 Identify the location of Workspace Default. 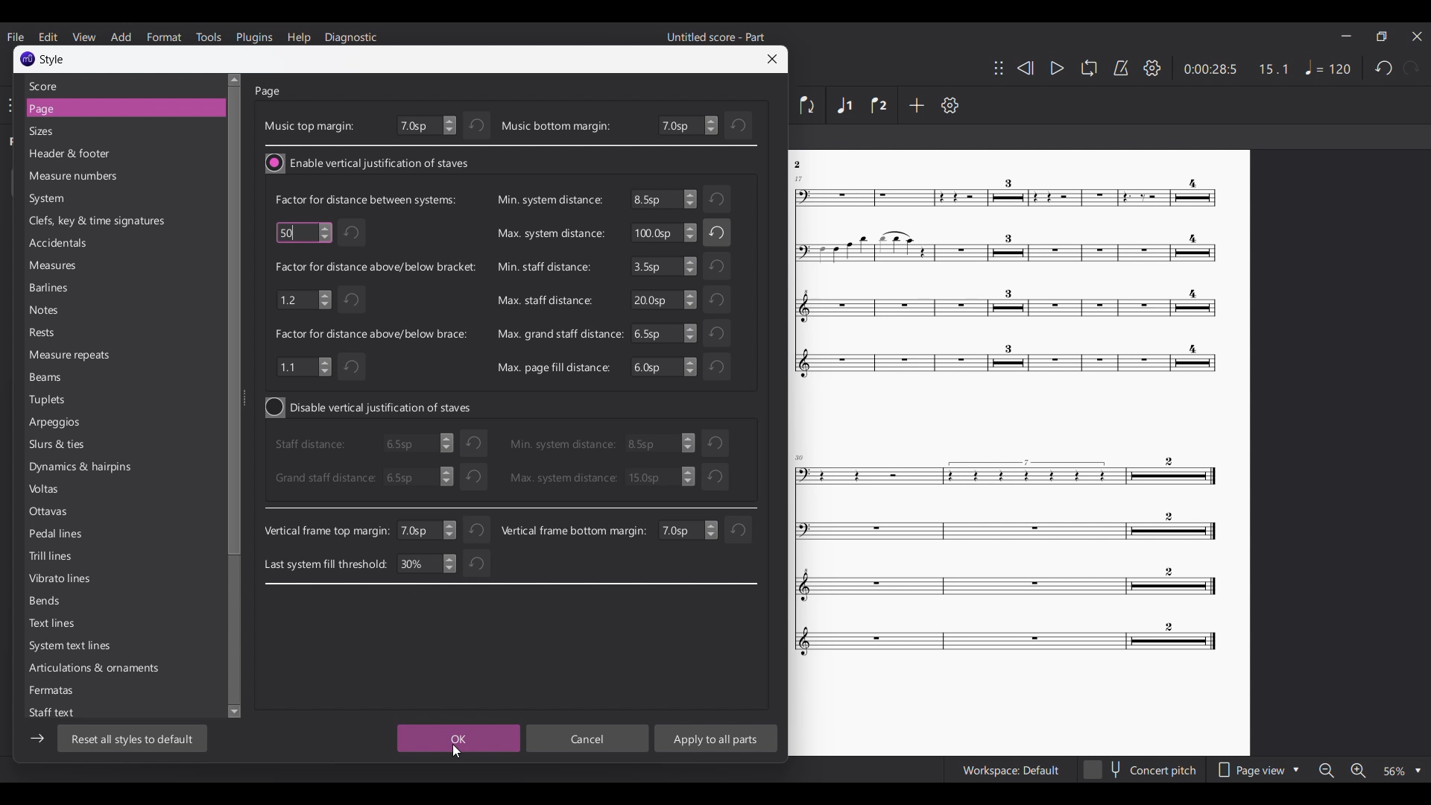
(1011, 771).